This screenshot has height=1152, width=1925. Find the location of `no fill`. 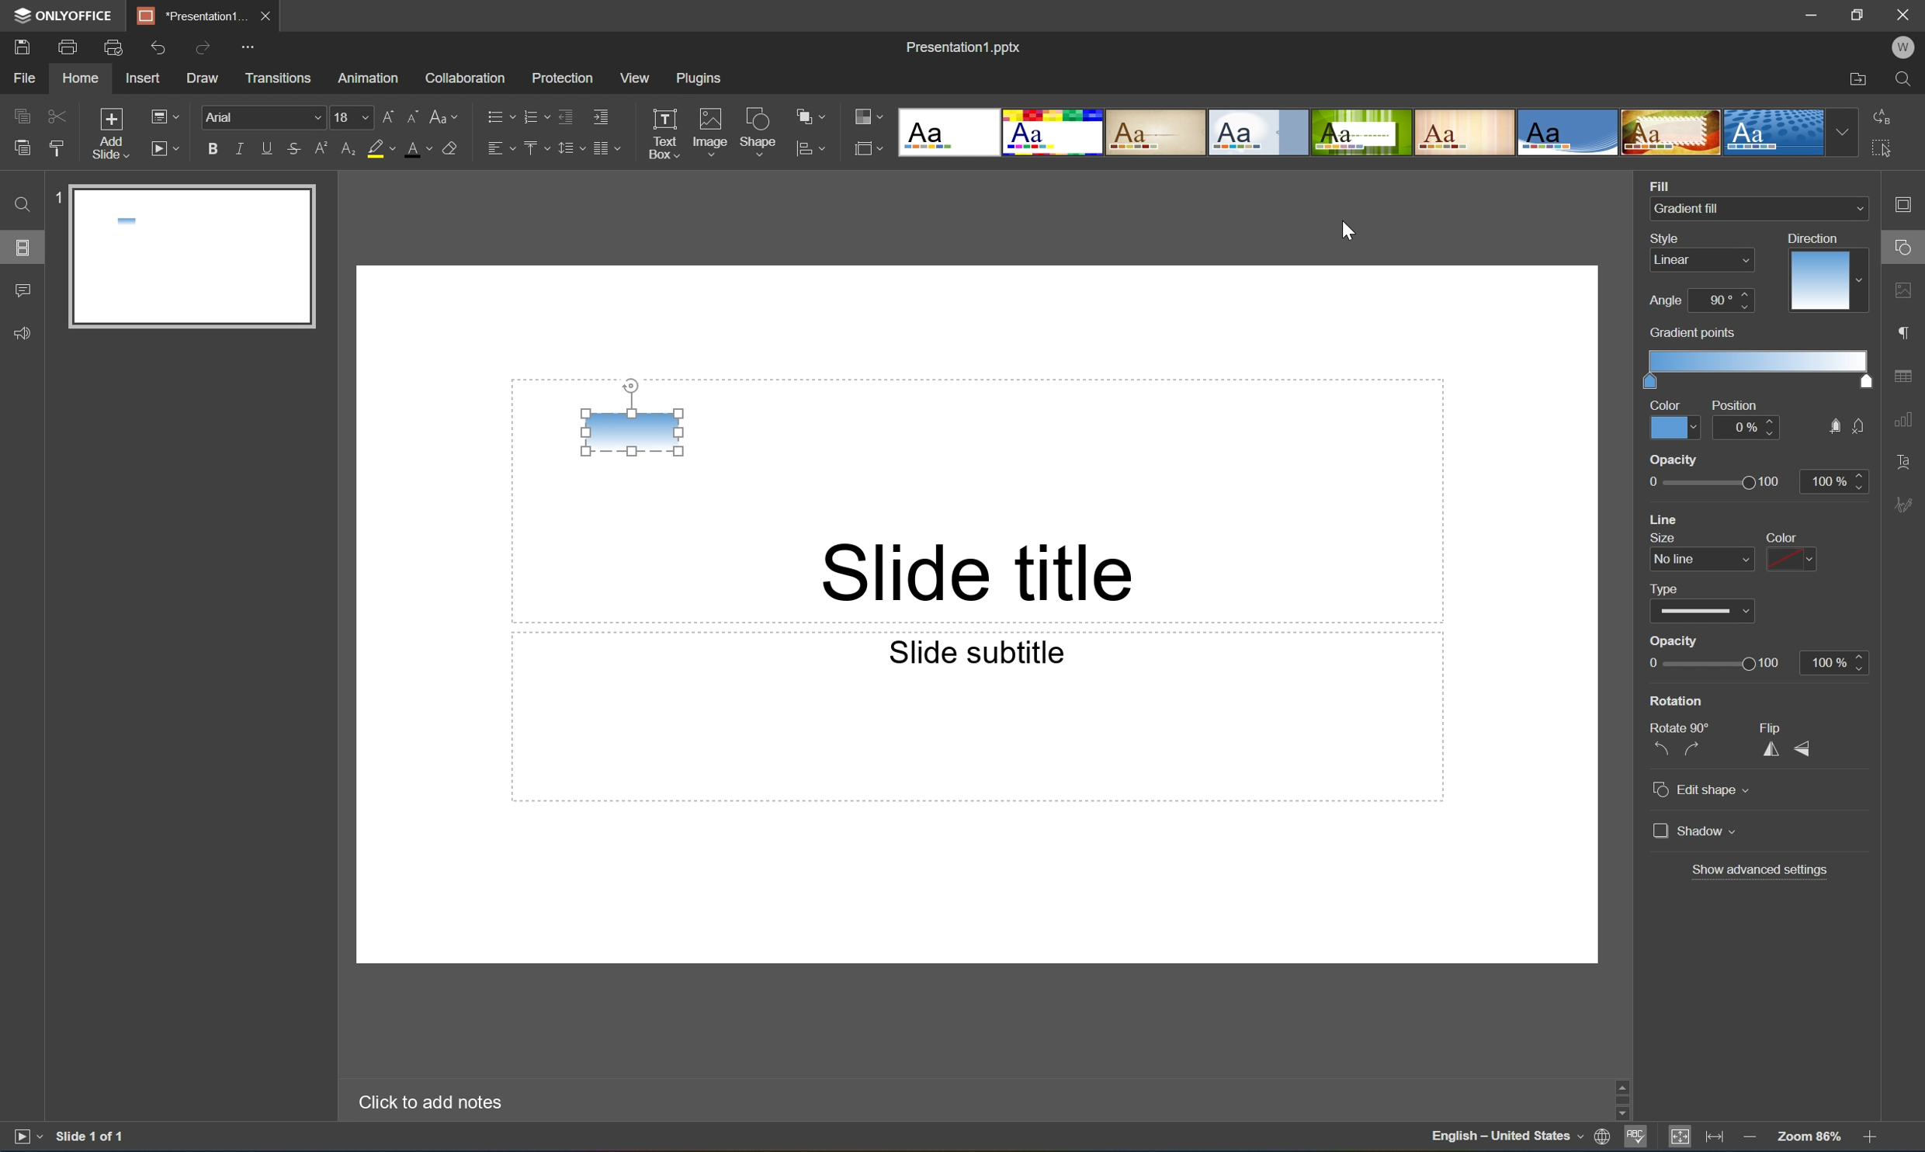

no fill is located at coordinates (1860, 427).